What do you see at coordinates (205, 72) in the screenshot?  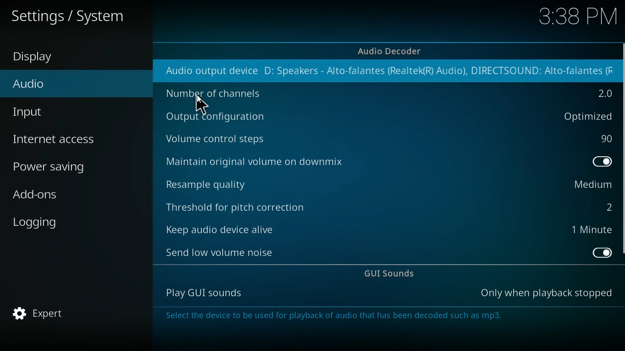 I see `audio output device` at bounding box center [205, 72].